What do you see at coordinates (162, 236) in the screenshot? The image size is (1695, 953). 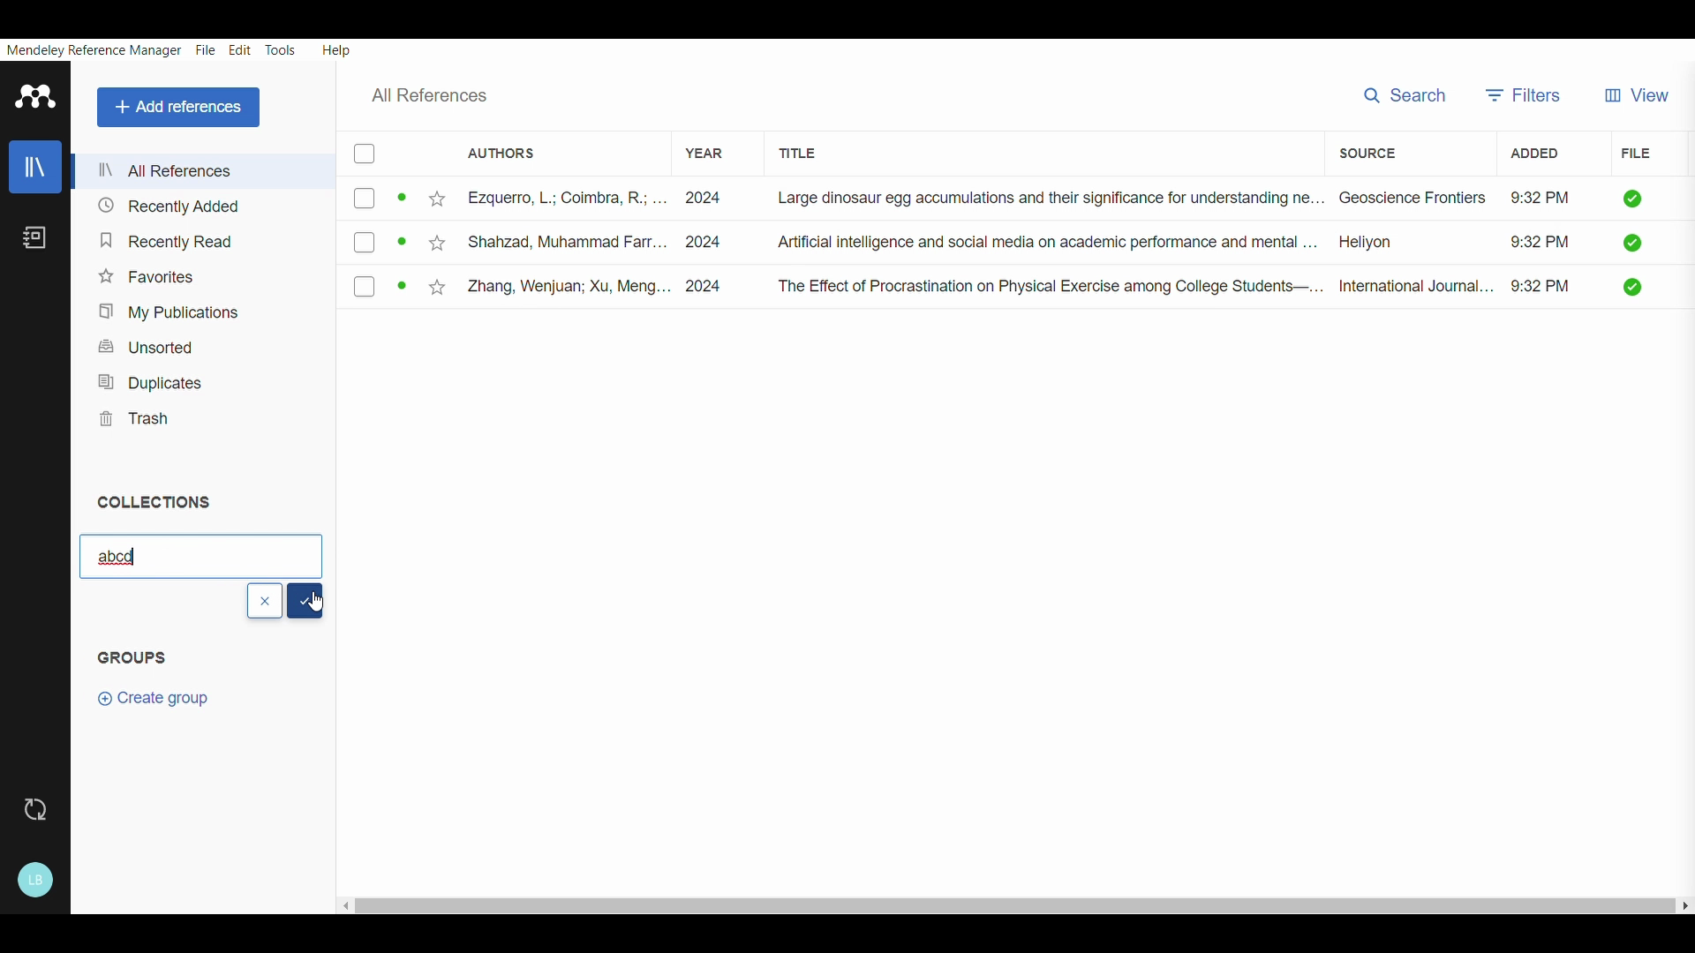 I see `Recently Read` at bounding box center [162, 236].